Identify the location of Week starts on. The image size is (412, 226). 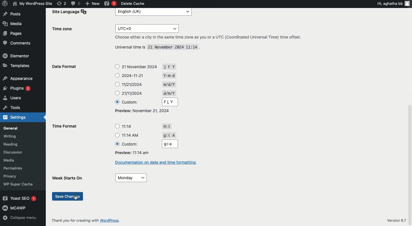
(69, 177).